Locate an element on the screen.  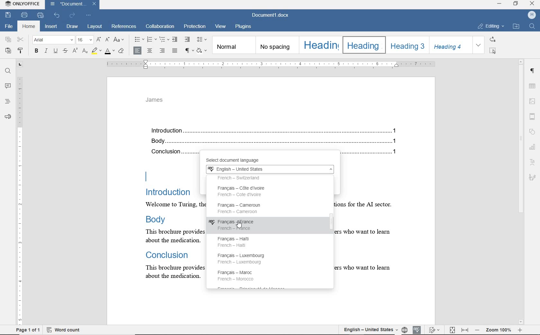
file is located at coordinates (8, 27).